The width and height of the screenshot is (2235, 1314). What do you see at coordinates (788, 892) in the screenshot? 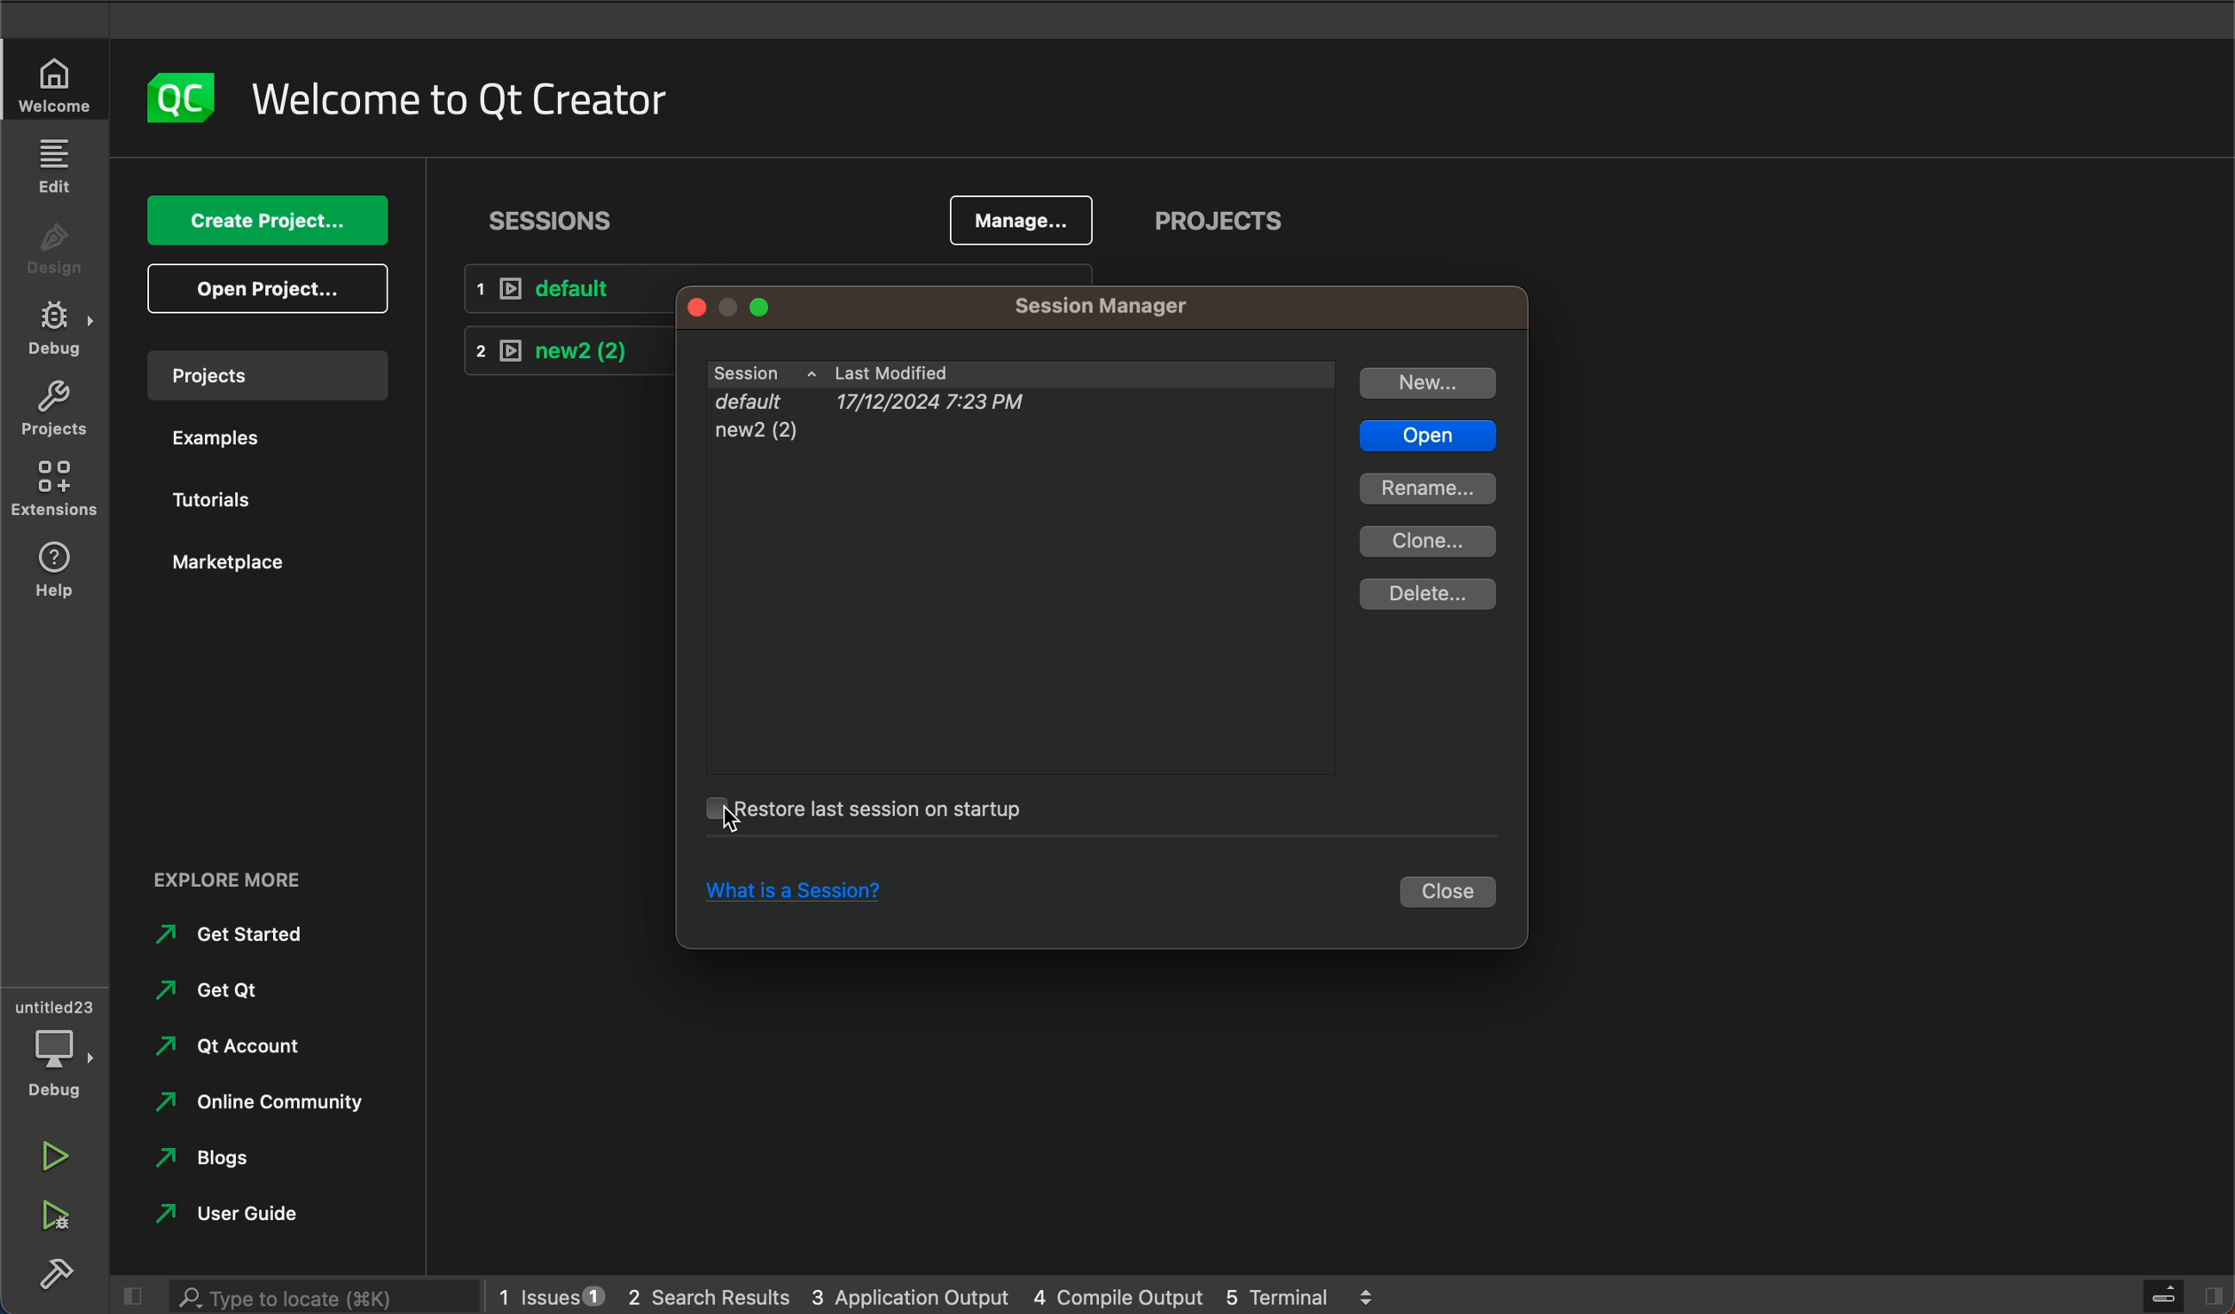
I see `session` at bounding box center [788, 892].